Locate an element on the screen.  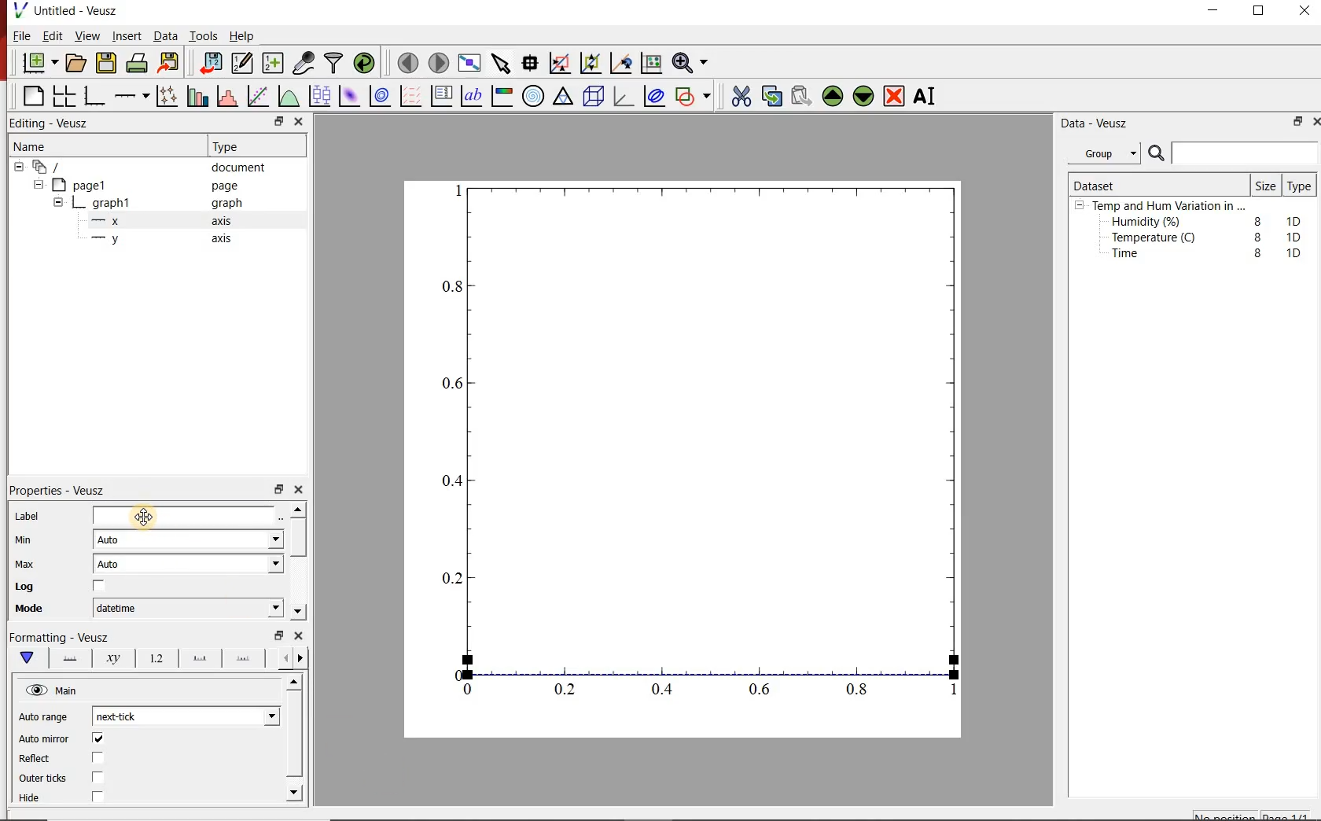
copy the selected widget is located at coordinates (771, 96).